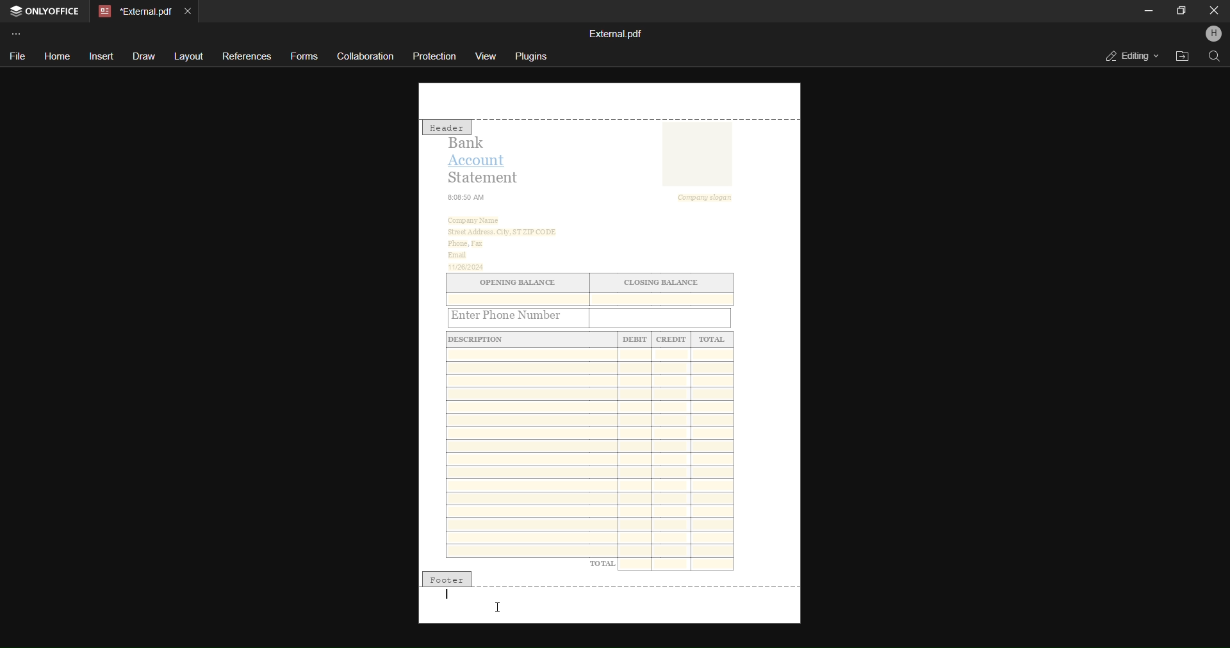  I want to click on Company slogan, so click(709, 198).